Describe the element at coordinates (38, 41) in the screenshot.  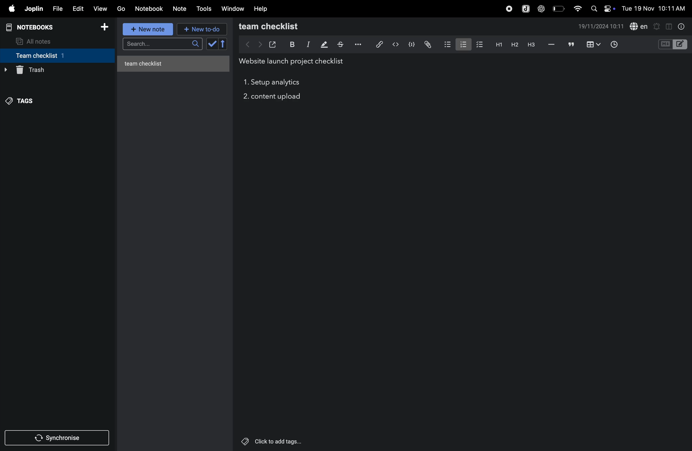
I see `all notes` at that location.